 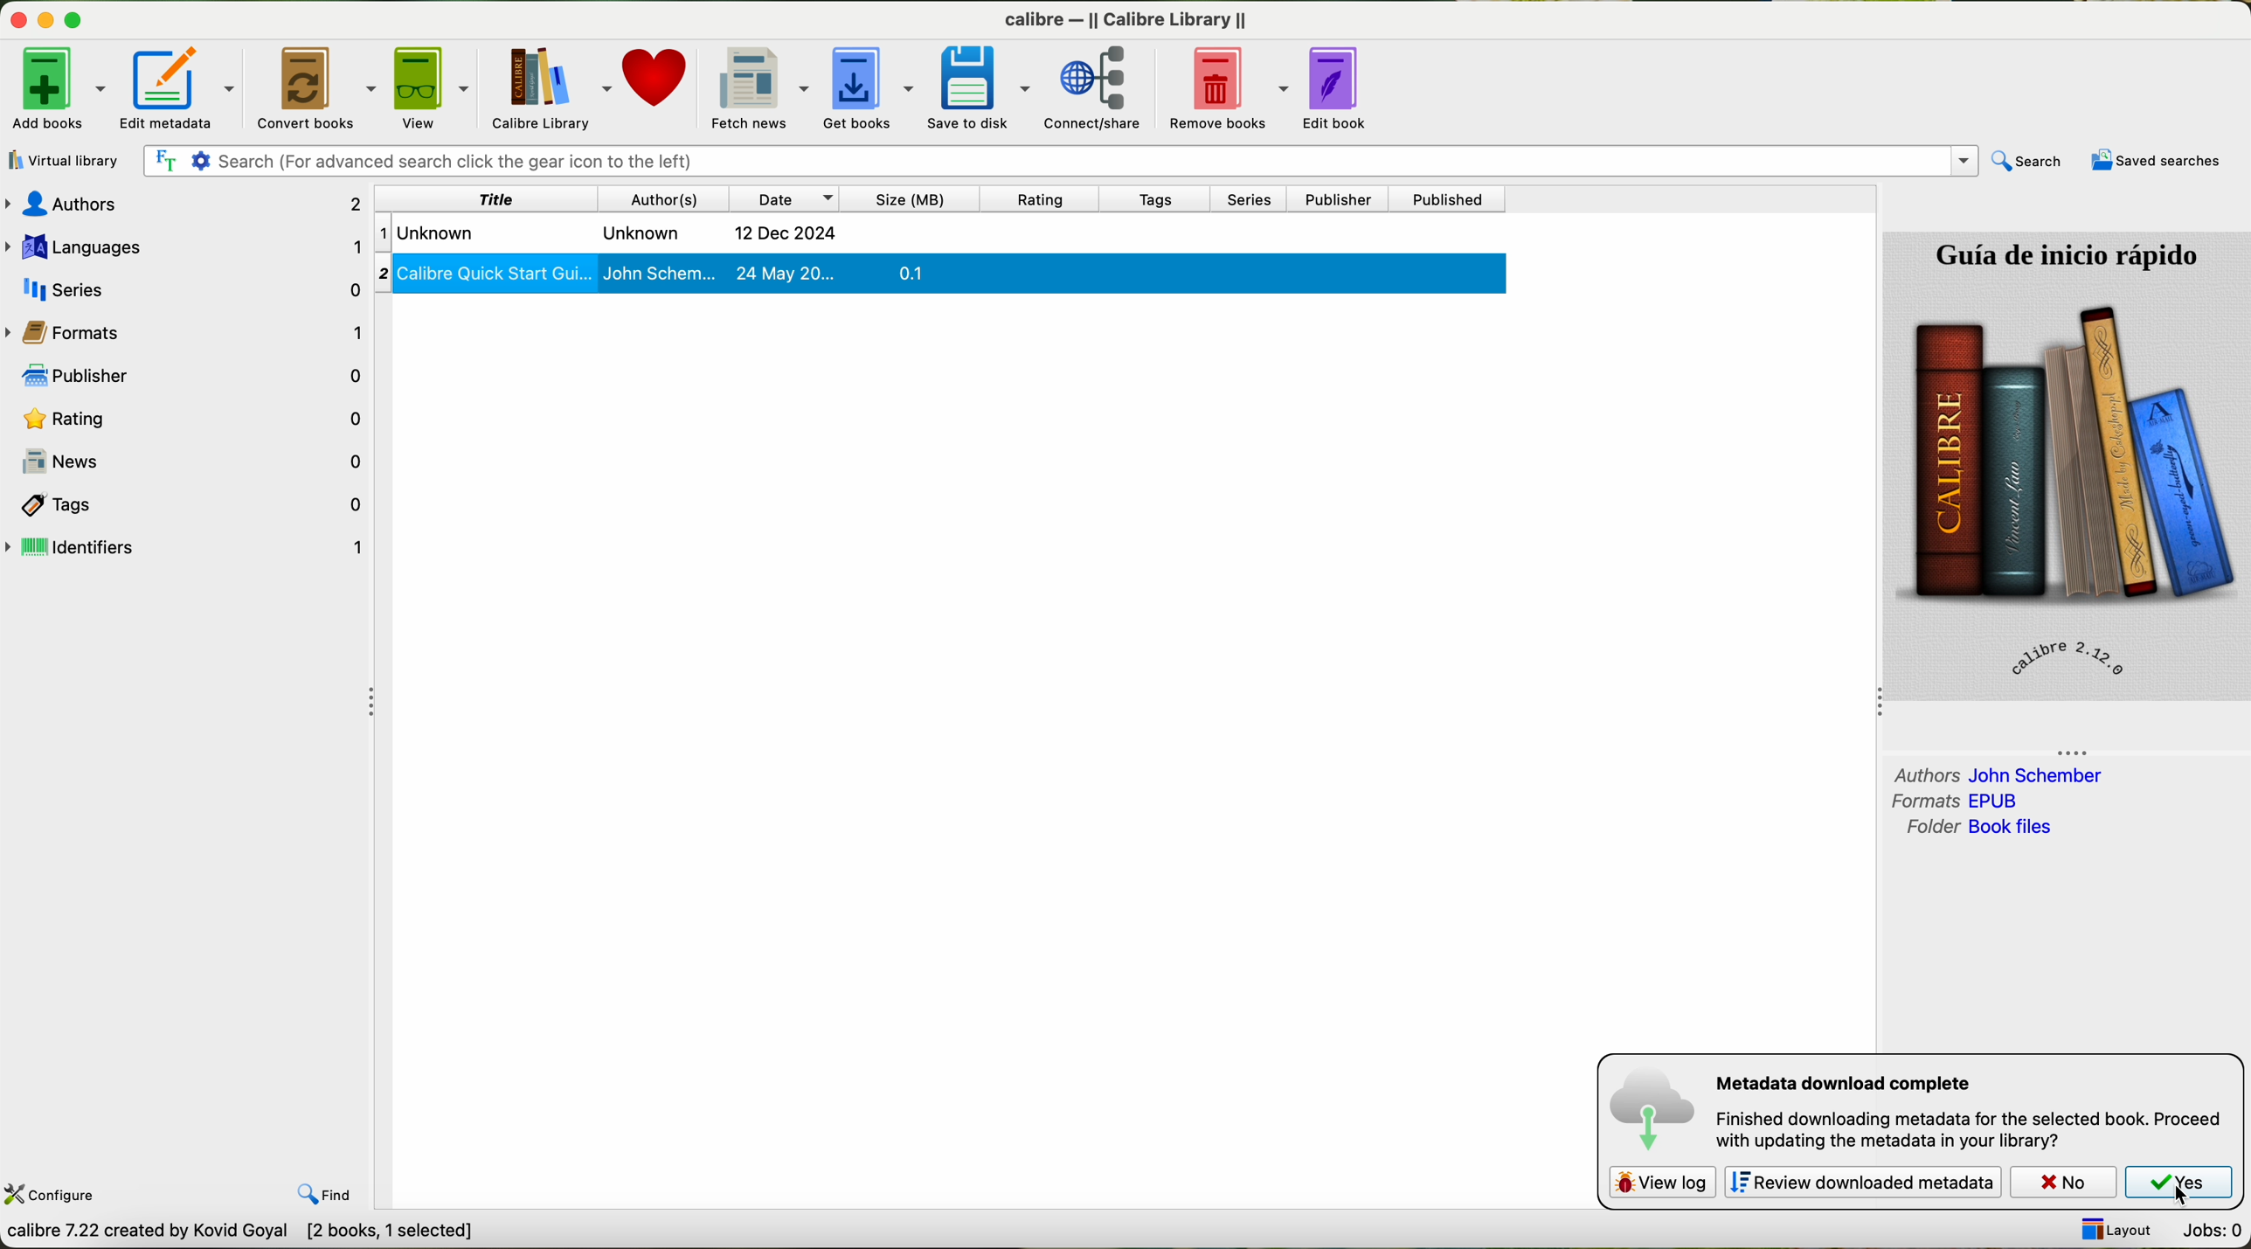 I want to click on click on yes, so click(x=2180, y=1185).